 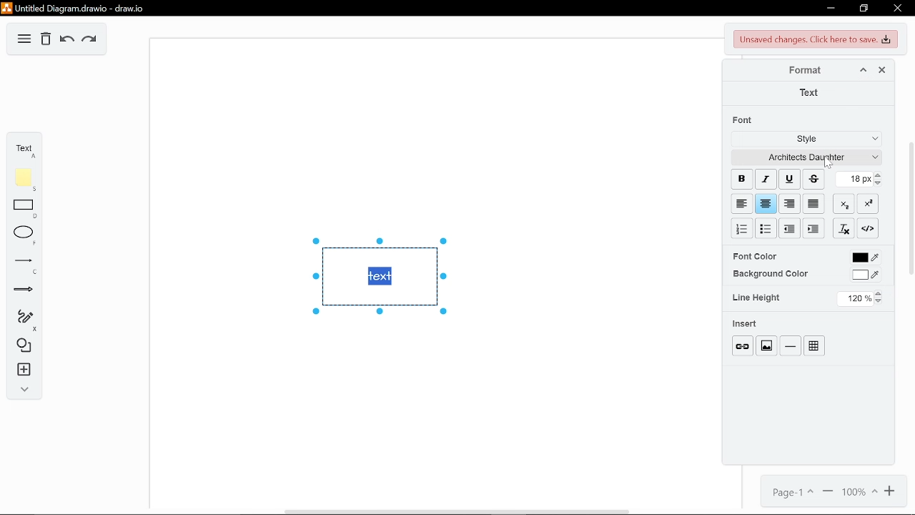 I want to click on arrows, so click(x=21, y=291).